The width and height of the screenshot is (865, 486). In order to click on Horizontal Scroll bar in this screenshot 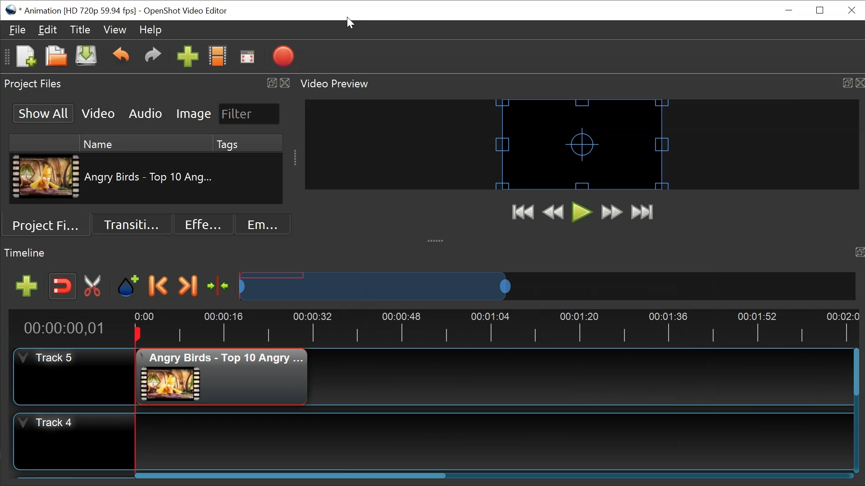, I will do `click(293, 476)`.